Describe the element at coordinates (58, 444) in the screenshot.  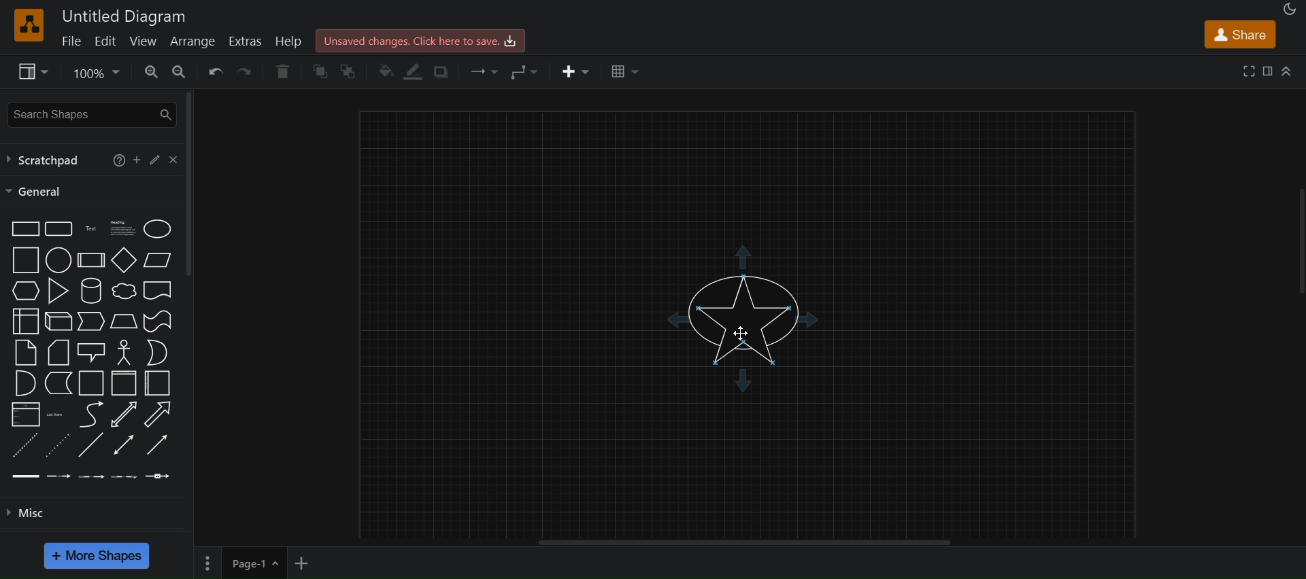
I see `dotted line` at that location.